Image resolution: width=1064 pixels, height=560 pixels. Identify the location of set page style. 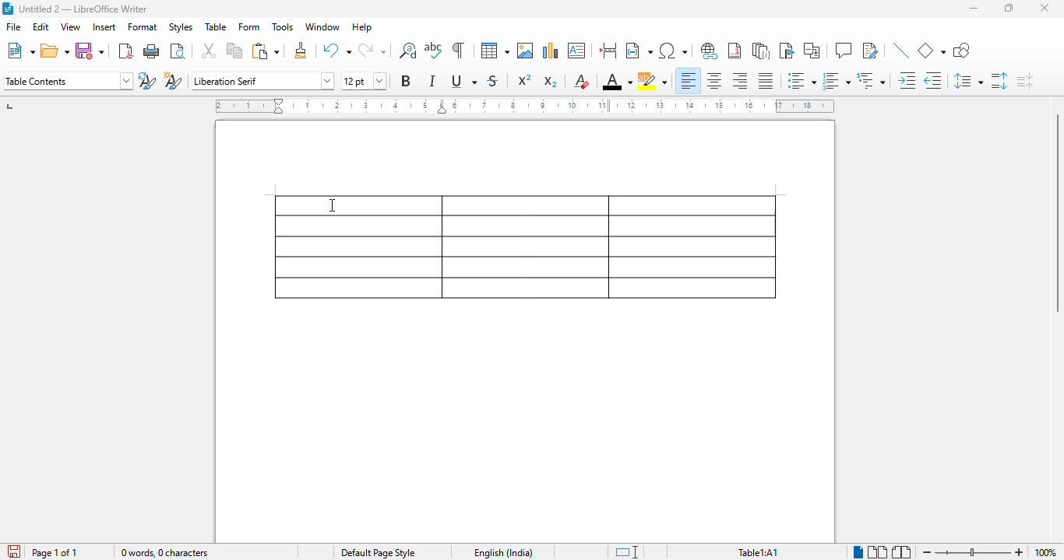
(69, 81).